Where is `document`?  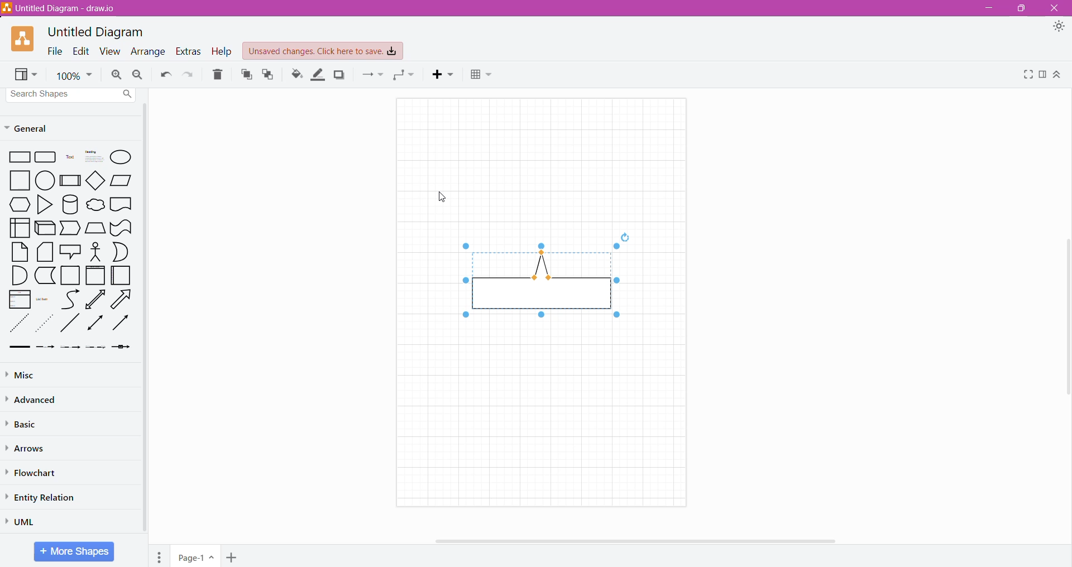
document is located at coordinates (122, 204).